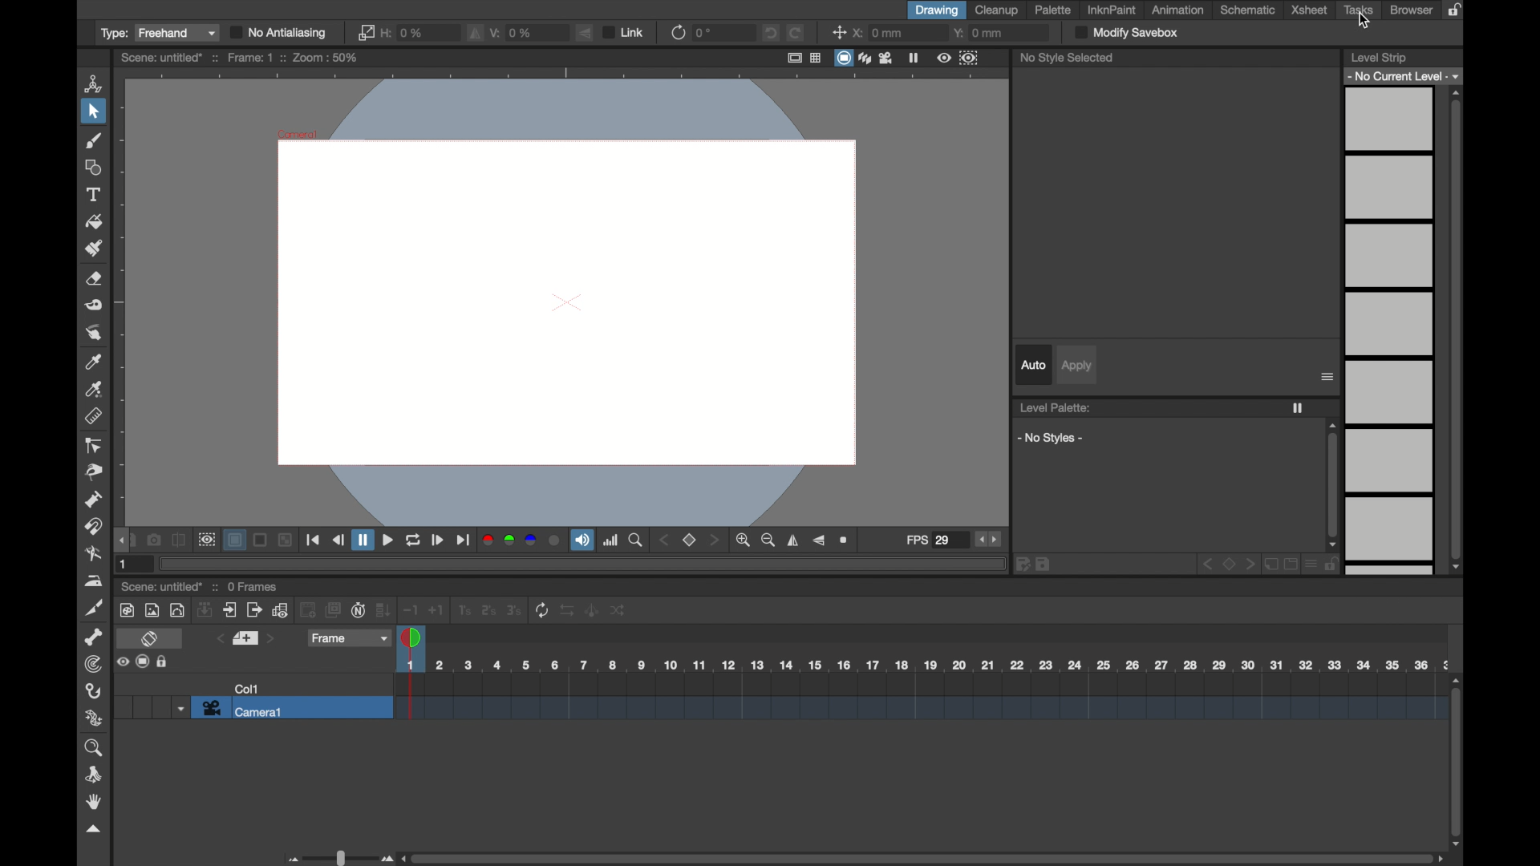  Describe the element at coordinates (93, 306) in the screenshot. I see `tape tool` at that location.